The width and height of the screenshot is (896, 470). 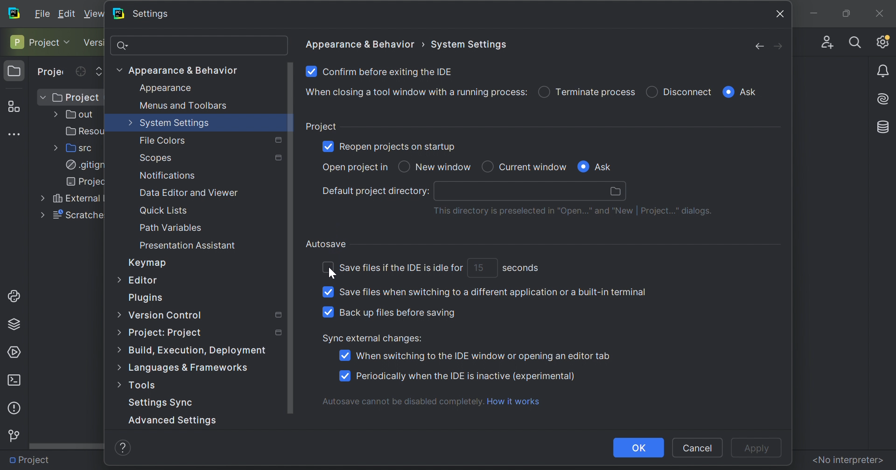 What do you see at coordinates (327, 266) in the screenshot?
I see `Checkbox` at bounding box center [327, 266].